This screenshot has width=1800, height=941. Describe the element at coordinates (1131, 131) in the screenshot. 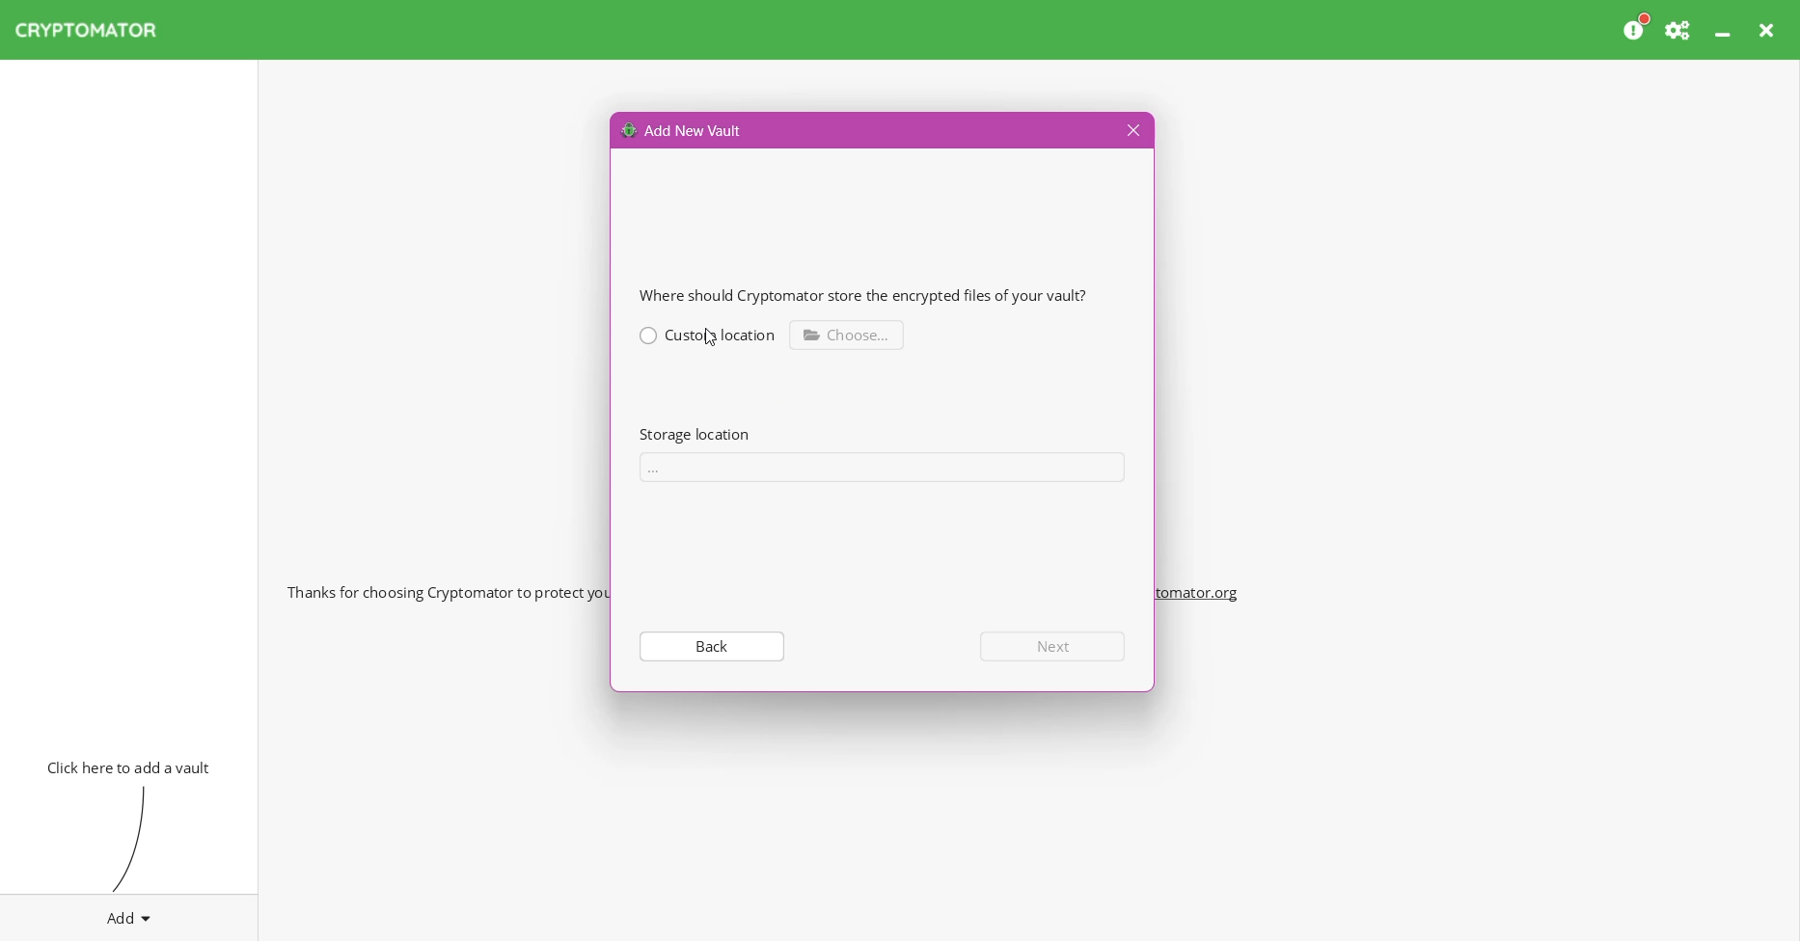

I see `Close` at that location.